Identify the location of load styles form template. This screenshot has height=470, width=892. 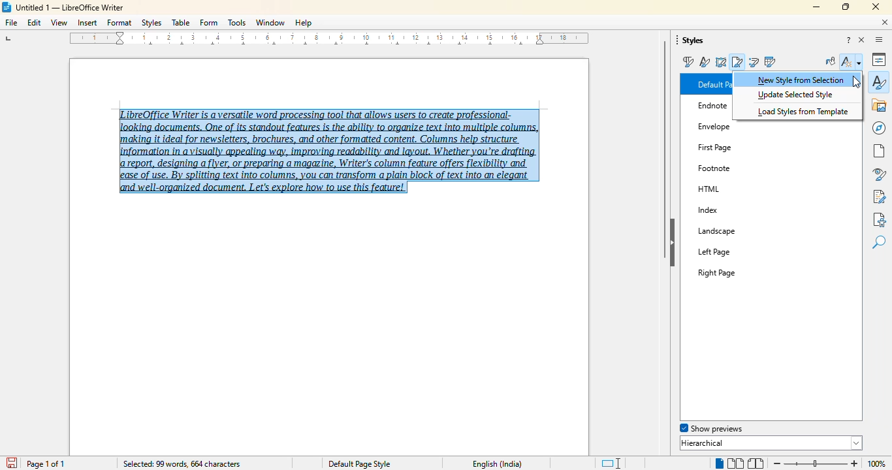
(804, 111).